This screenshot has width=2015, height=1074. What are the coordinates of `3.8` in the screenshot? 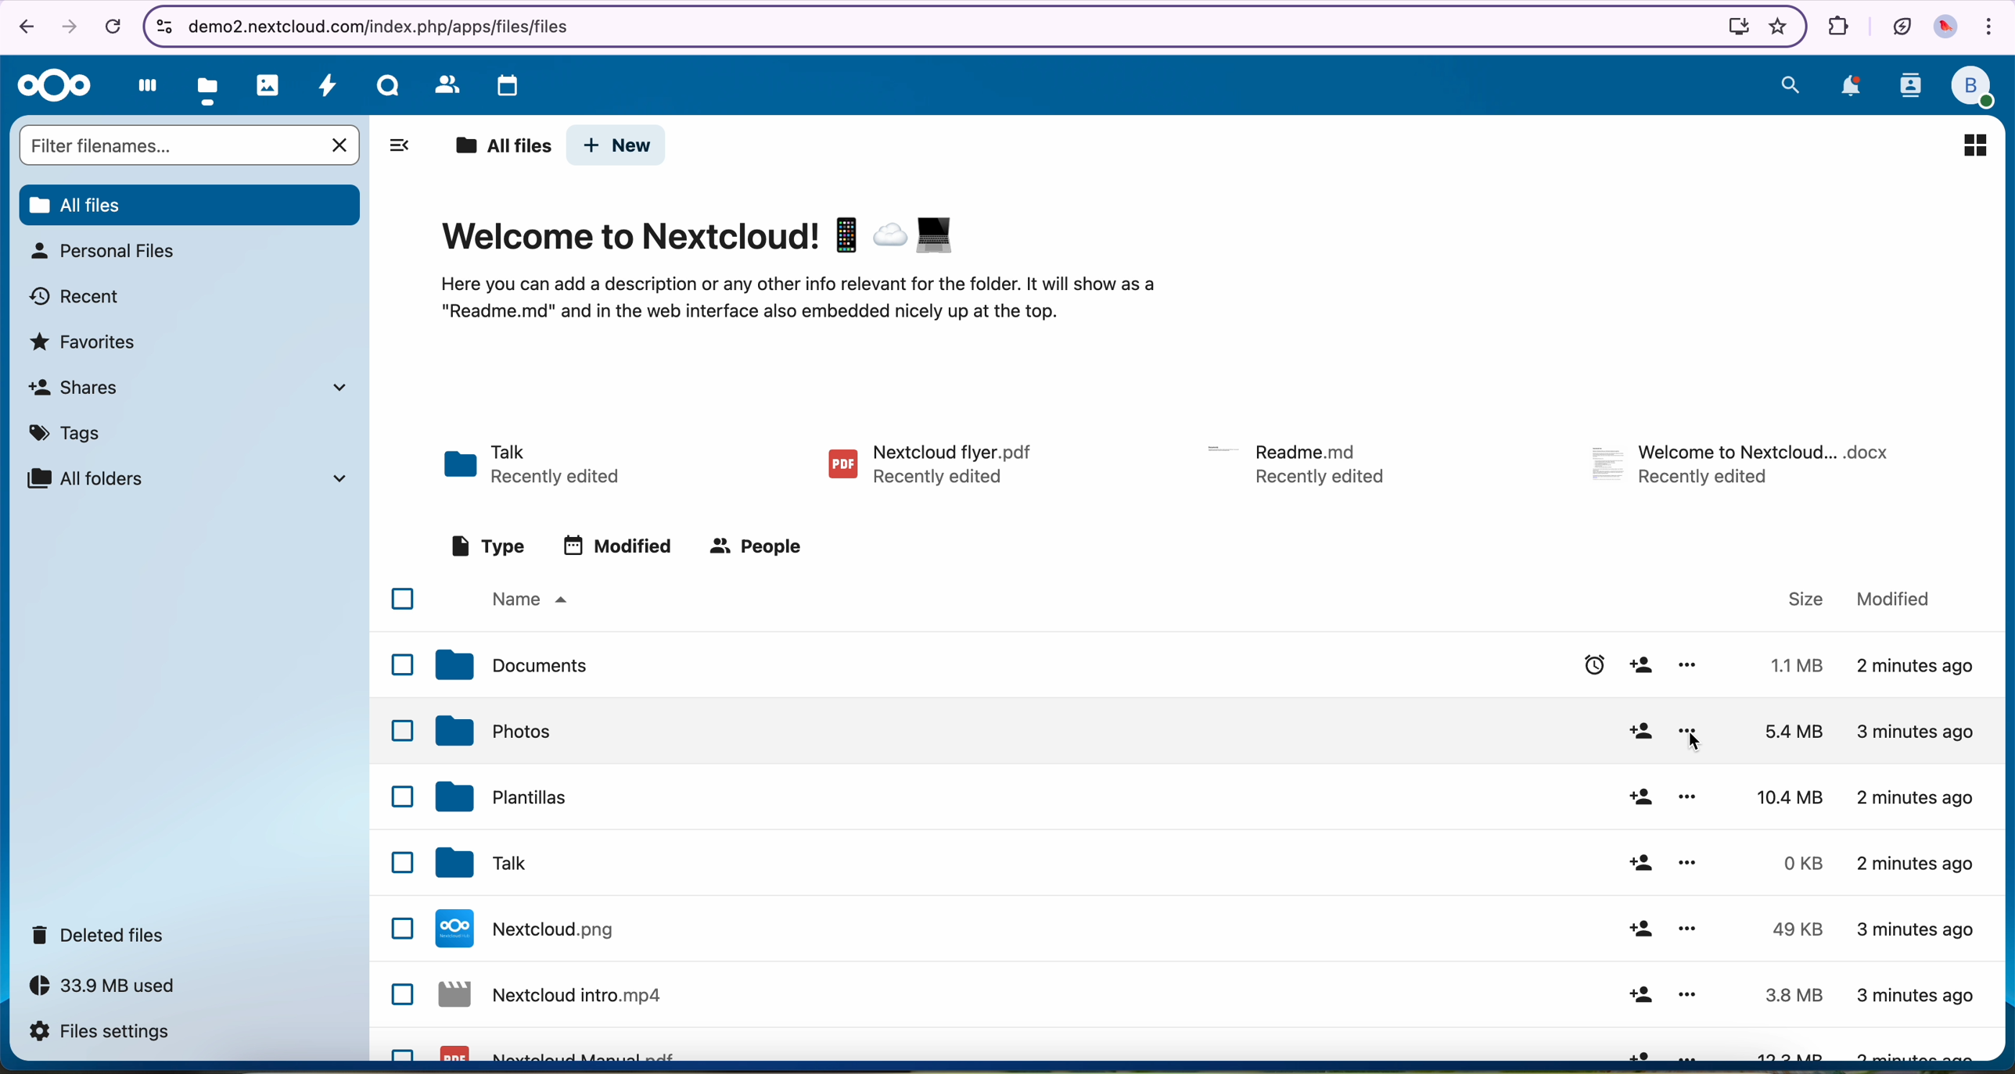 It's located at (1794, 995).